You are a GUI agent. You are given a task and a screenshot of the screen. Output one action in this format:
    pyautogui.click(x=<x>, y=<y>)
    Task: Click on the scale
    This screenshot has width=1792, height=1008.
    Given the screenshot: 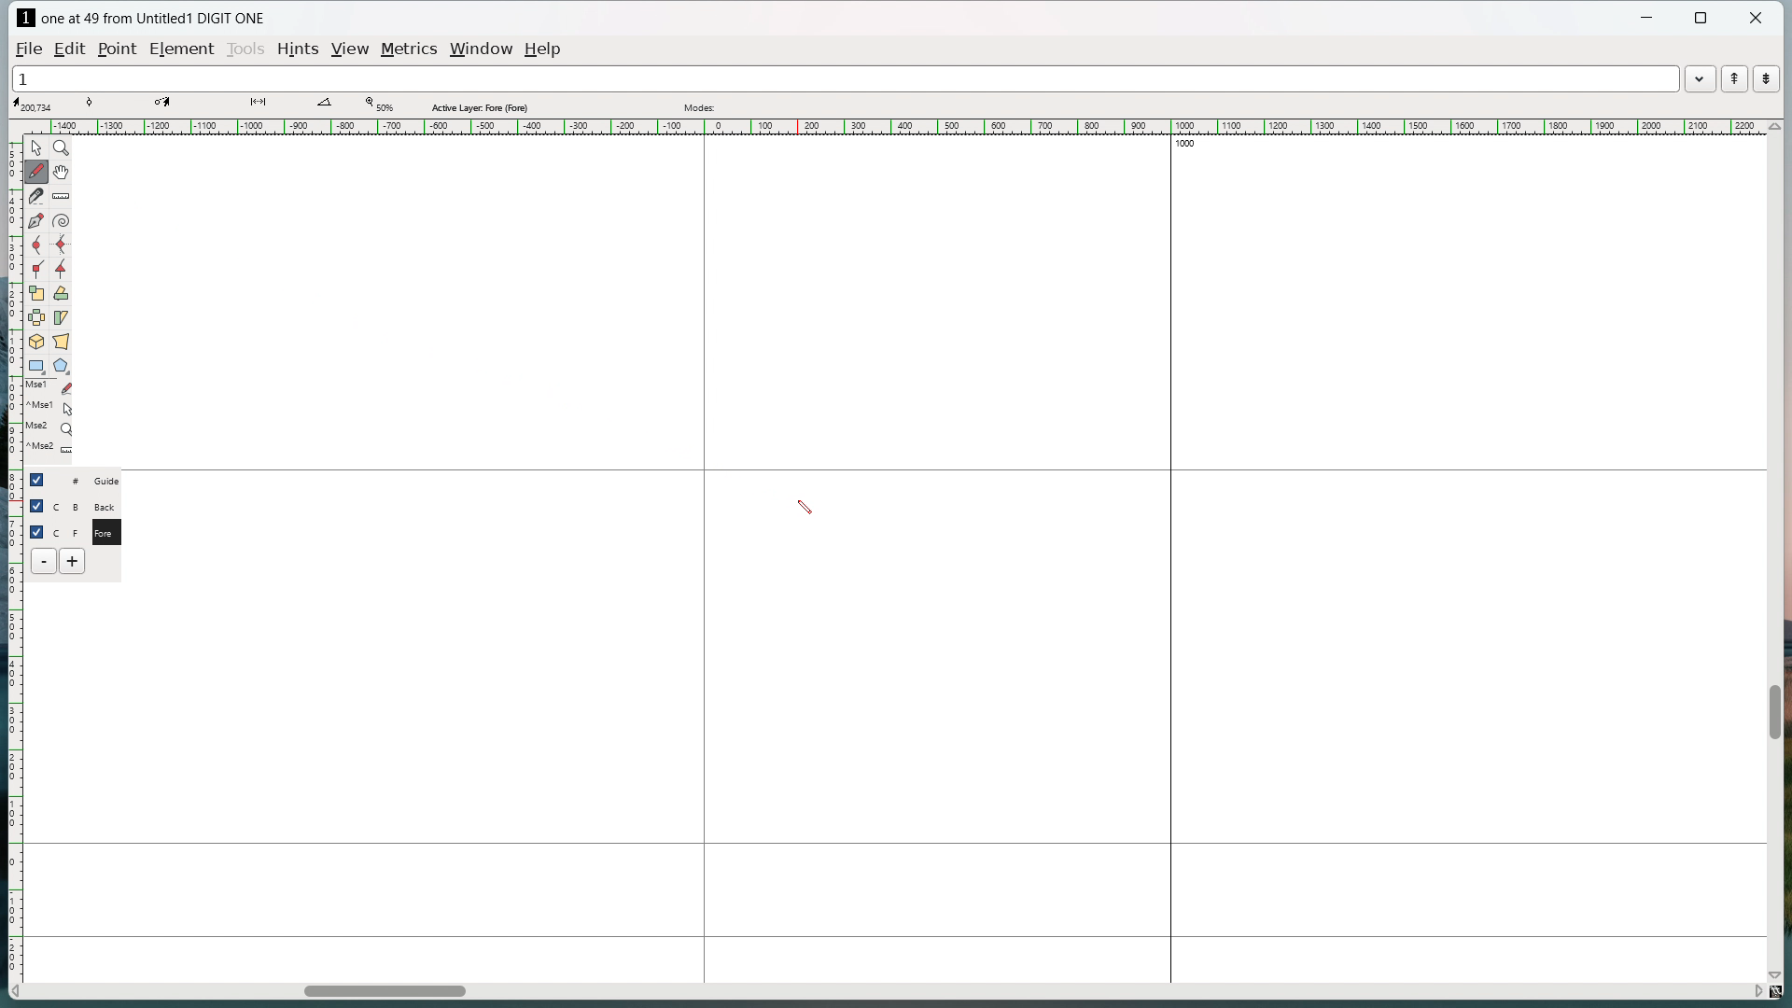 What is the action you would take?
    pyautogui.click(x=37, y=292)
    